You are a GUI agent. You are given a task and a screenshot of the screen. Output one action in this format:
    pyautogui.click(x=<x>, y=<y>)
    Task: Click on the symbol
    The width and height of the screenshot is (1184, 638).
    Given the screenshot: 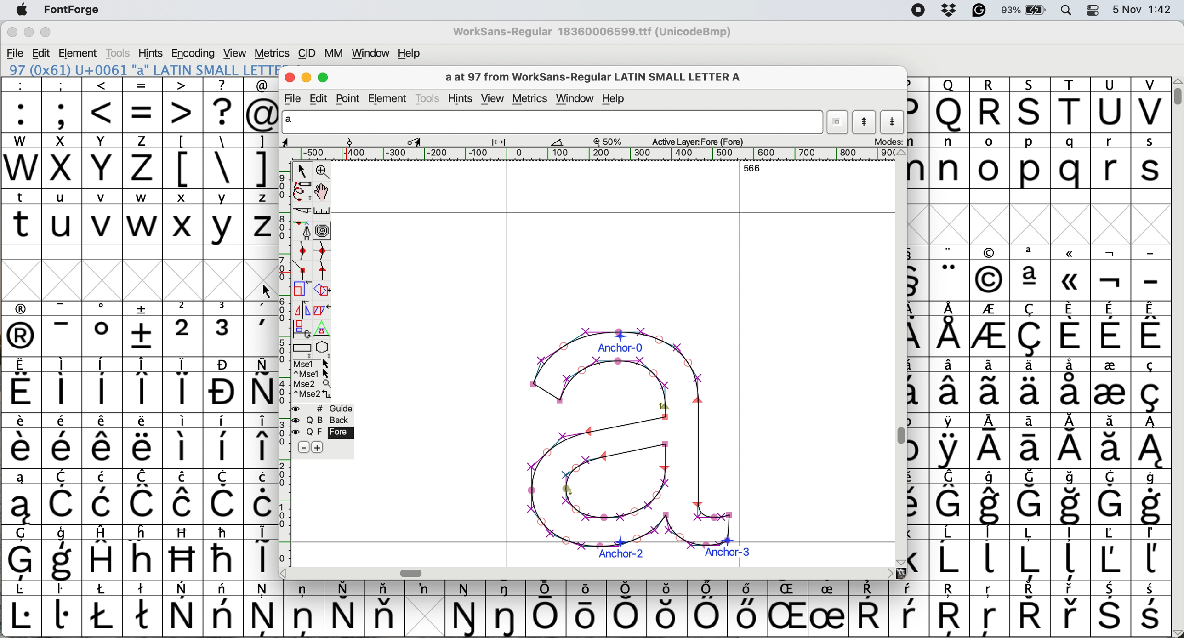 What is the action you would take?
    pyautogui.click(x=707, y=609)
    